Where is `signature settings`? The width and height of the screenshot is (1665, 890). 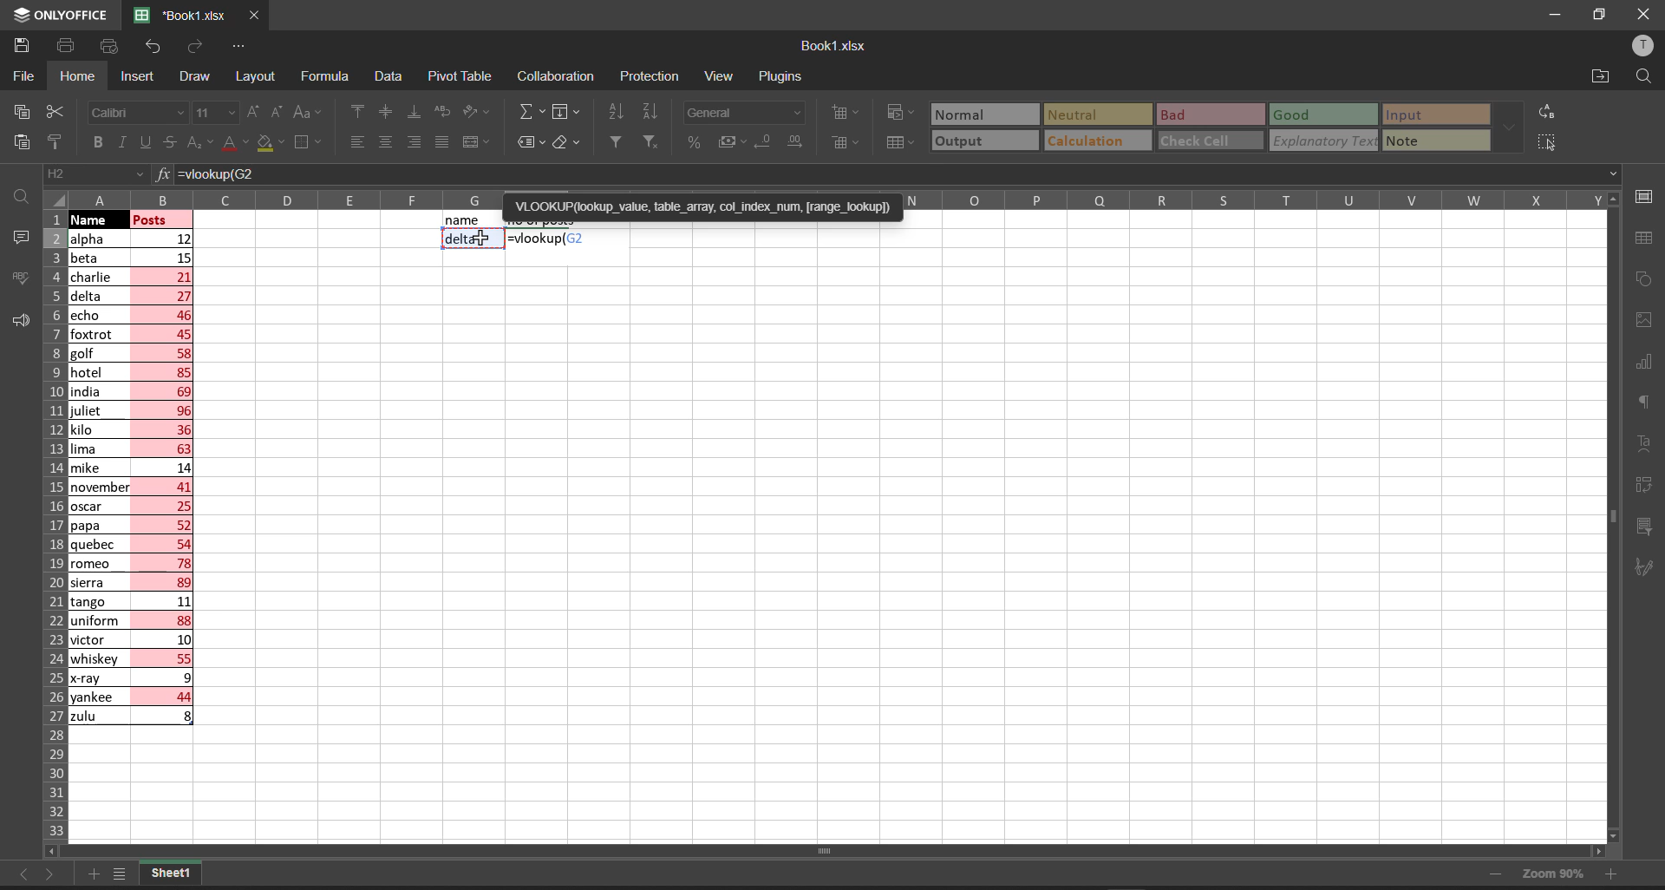 signature settings is located at coordinates (1649, 566).